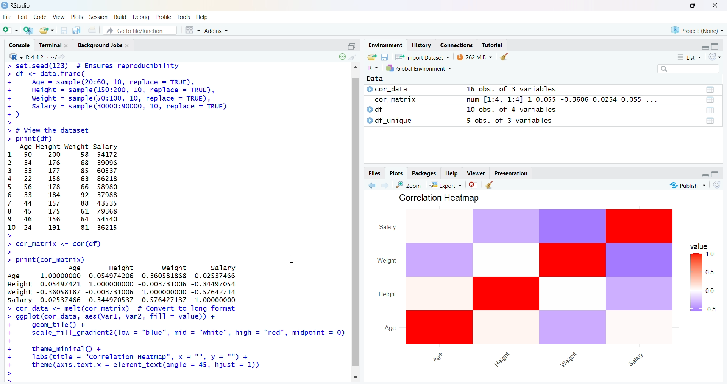  Describe the element at coordinates (448, 184) in the screenshot. I see `Export` at that location.